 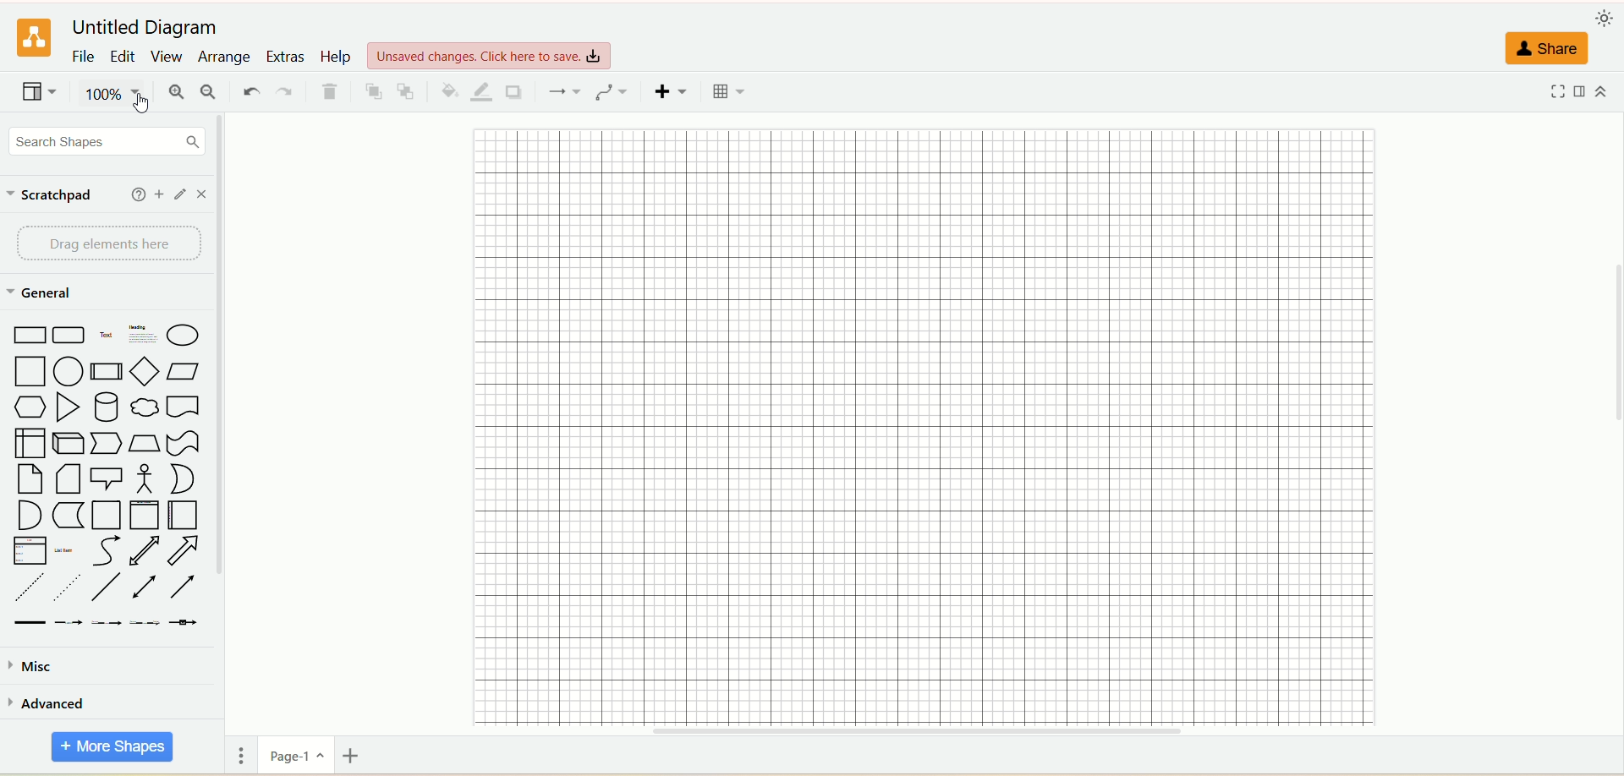 What do you see at coordinates (70, 516) in the screenshot?
I see `data storage` at bounding box center [70, 516].